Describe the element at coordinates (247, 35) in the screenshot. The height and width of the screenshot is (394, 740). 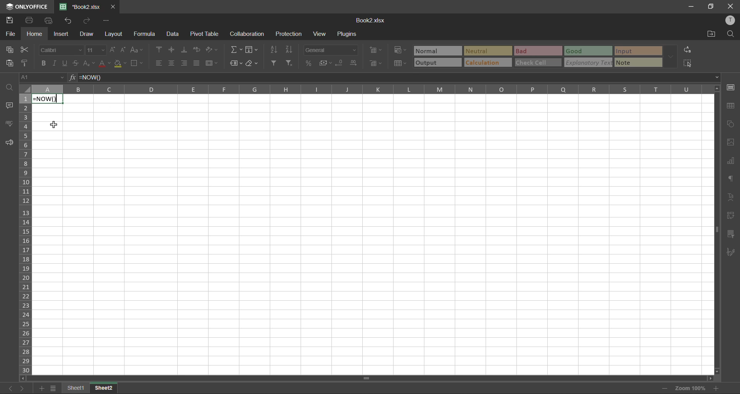
I see `collaboration` at that location.